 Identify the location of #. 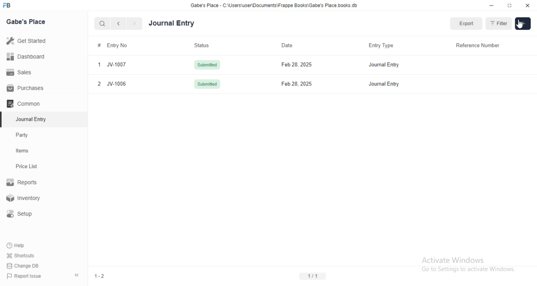
(98, 45).